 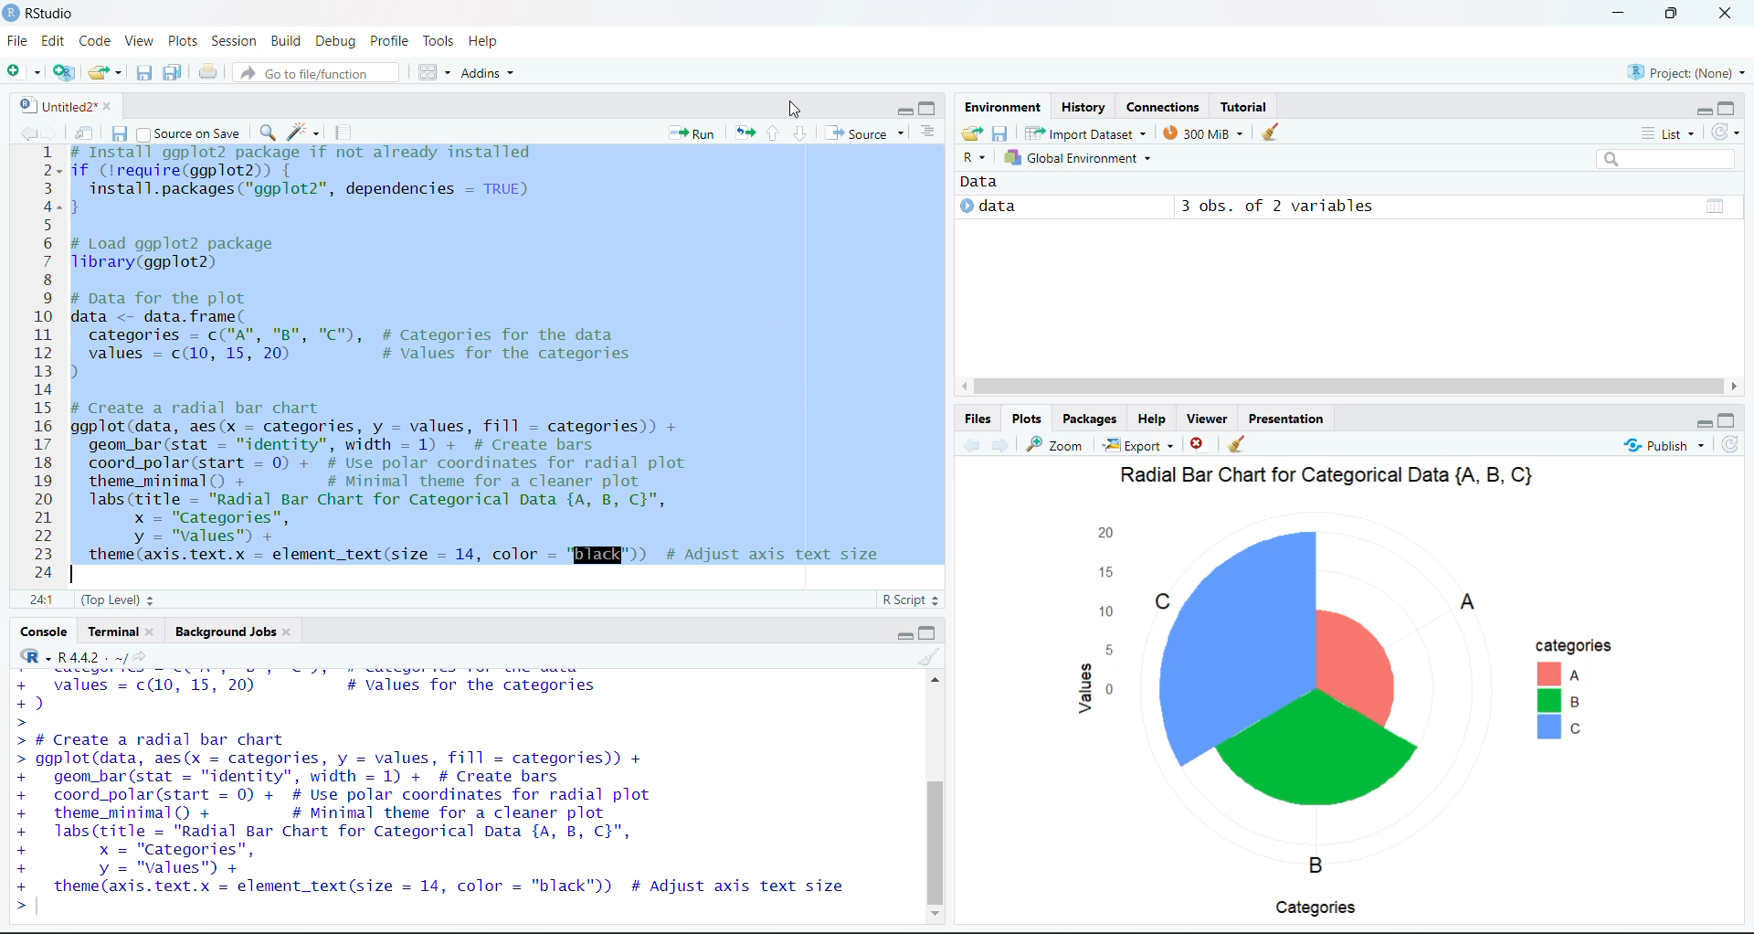 What do you see at coordinates (1728, 445) in the screenshot?
I see `refresh` at bounding box center [1728, 445].